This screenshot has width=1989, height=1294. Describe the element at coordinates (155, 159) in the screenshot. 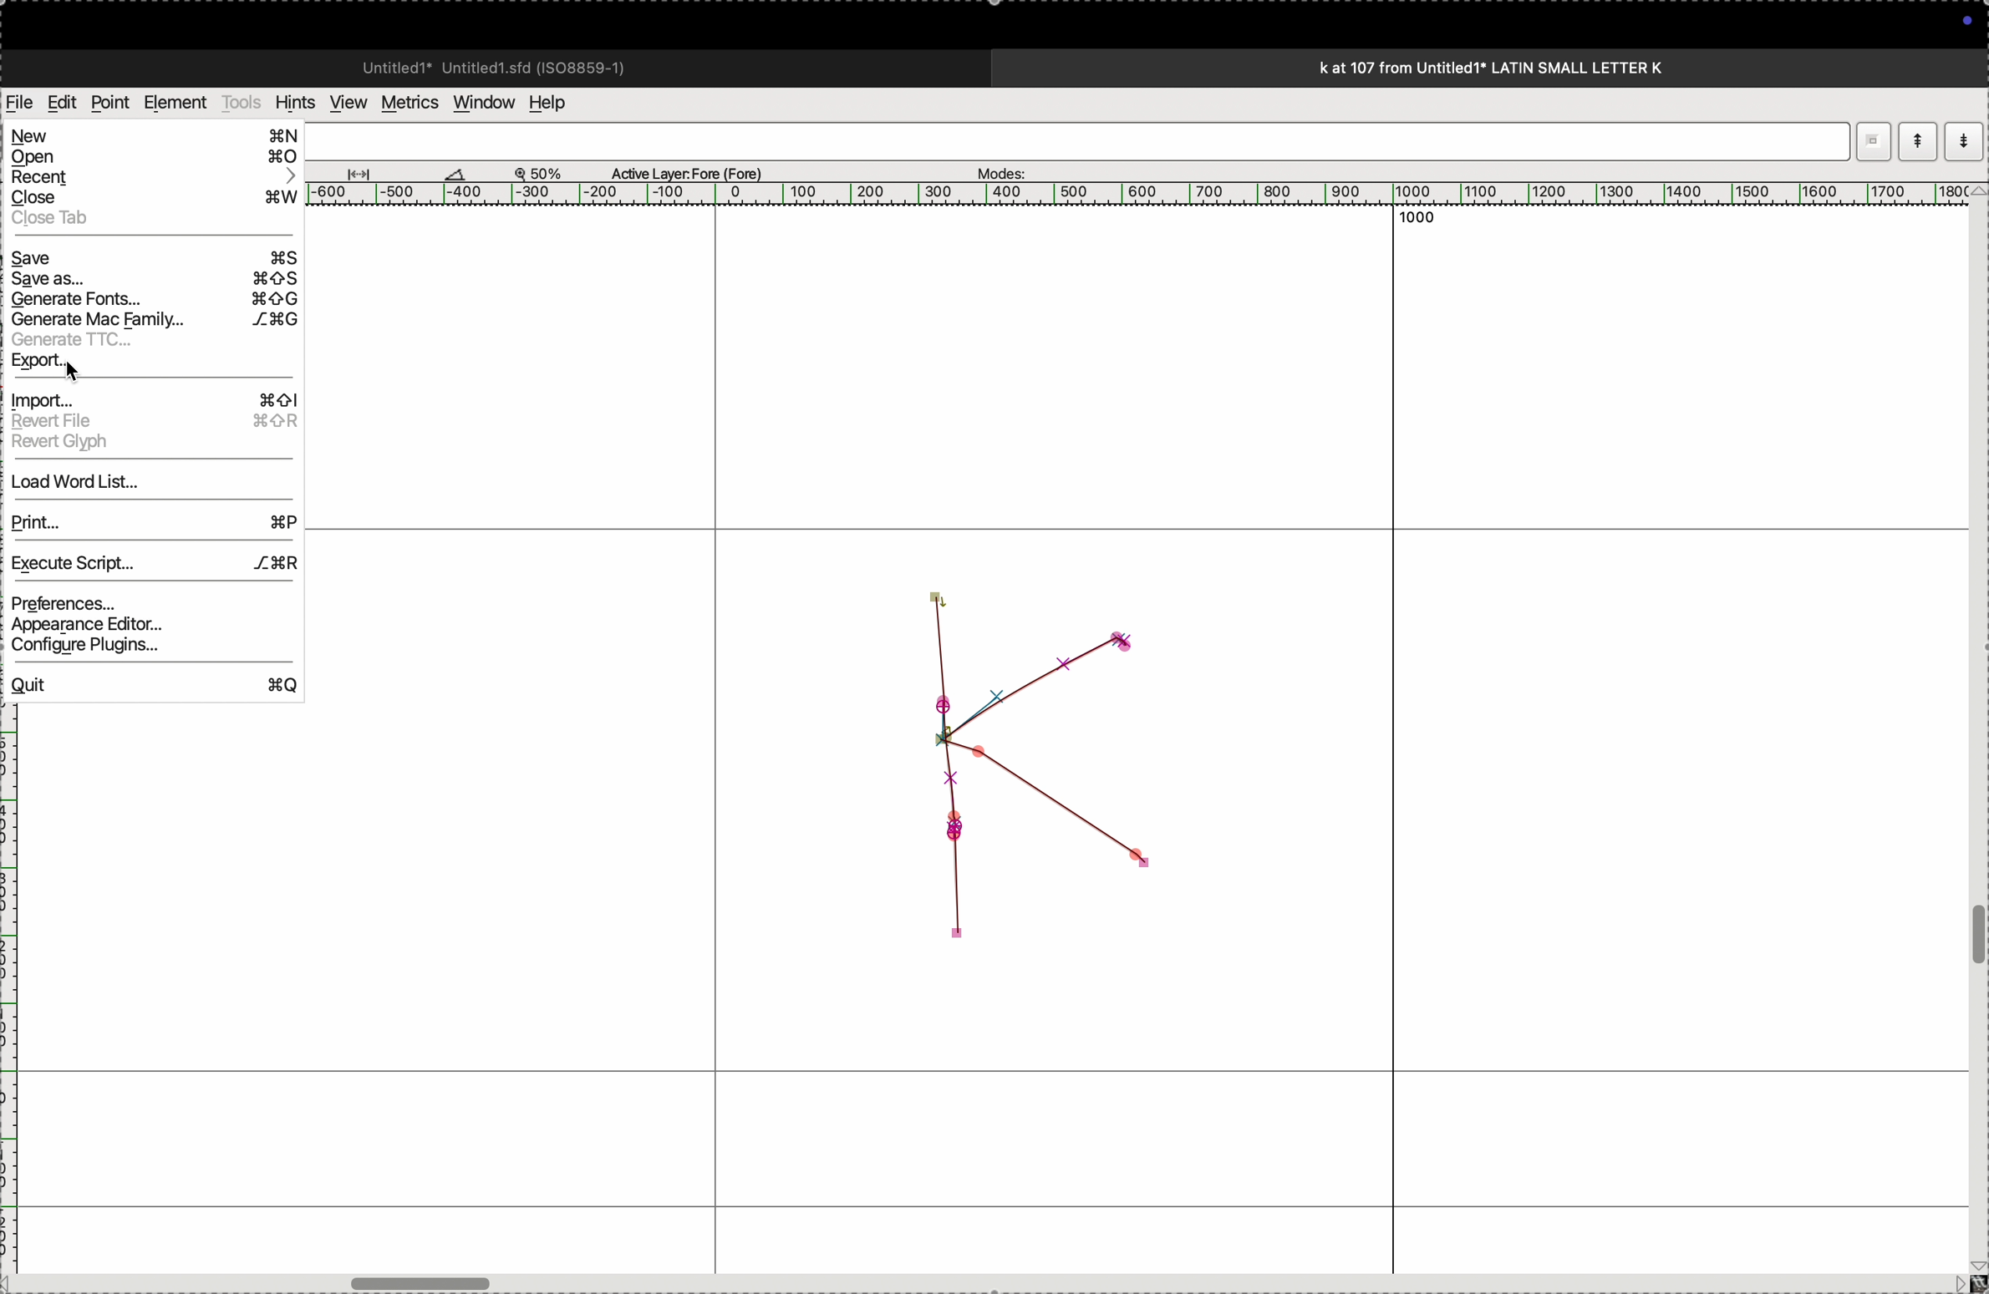

I see `open` at that location.